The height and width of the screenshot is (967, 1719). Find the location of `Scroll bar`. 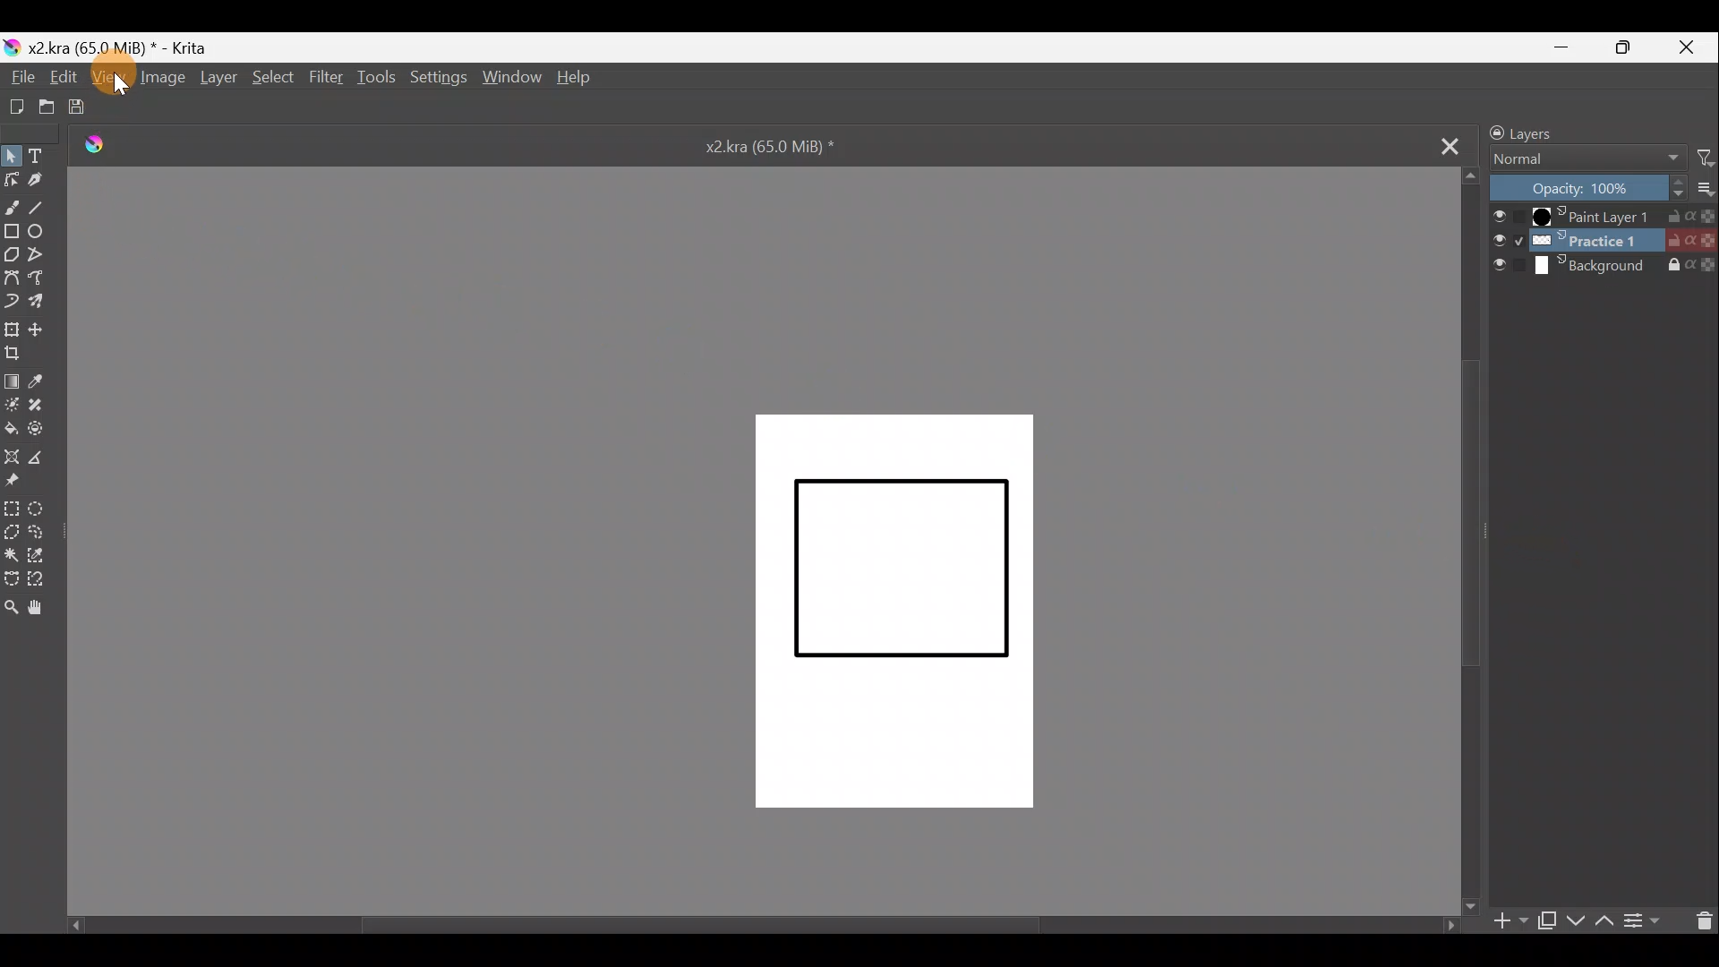

Scroll bar is located at coordinates (746, 925).